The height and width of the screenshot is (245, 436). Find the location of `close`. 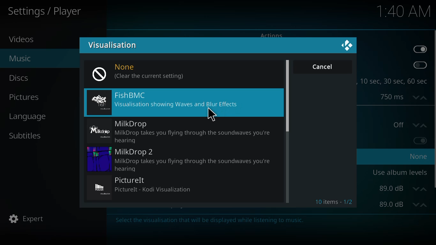

close is located at coordinates (346, 47).